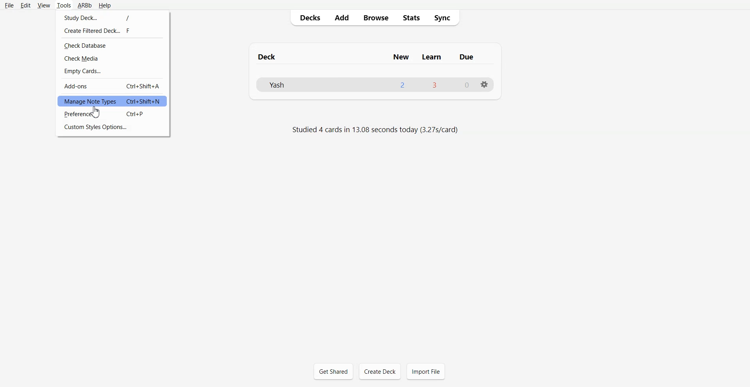 The height and width of the screenshot is (387, 750). I want to click on Preferences, so click(112, 115).